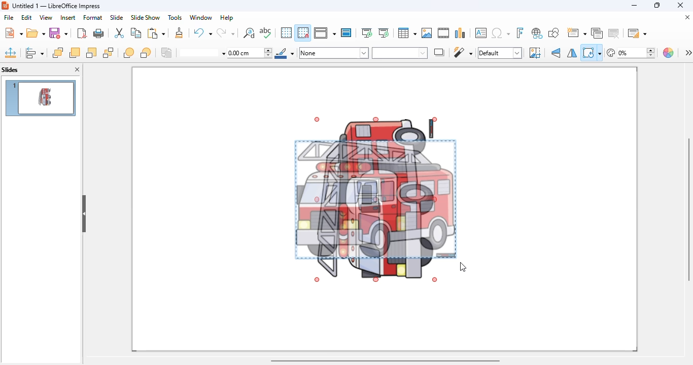 The height and width of the screenshot is (365, 693). I want to click on insert text box, so click(480, 33).